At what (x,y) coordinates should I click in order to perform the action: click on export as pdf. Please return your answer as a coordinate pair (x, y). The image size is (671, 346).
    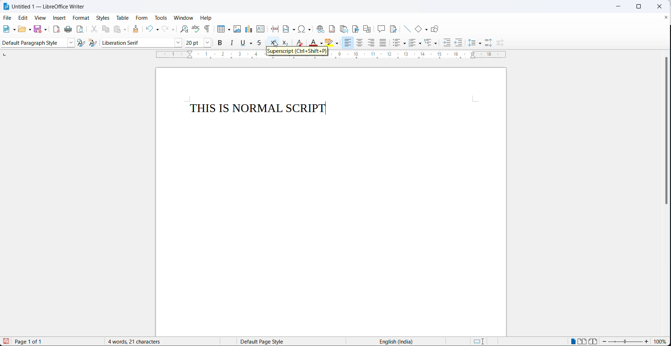
    Looking at the image, I should click on (56, 29).